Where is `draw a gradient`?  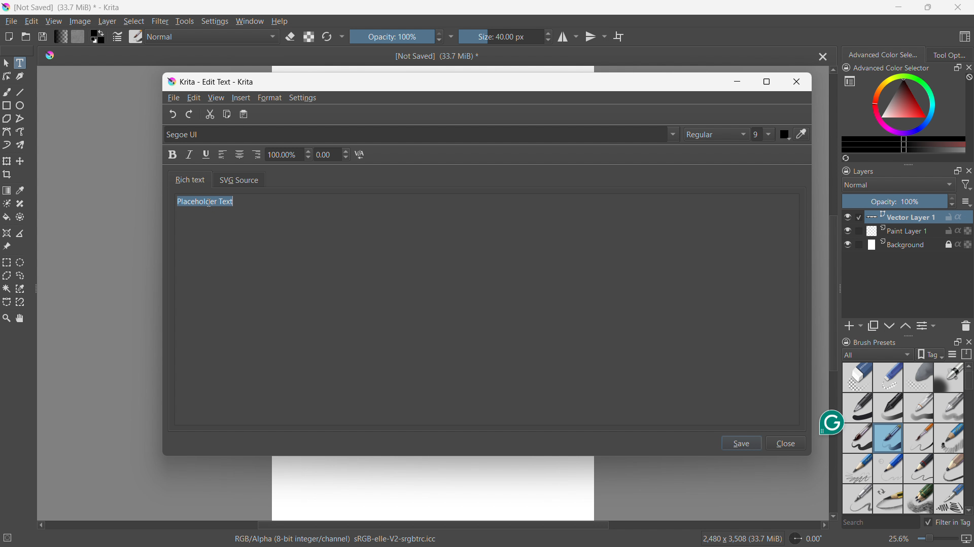 draw a gradient is located at coordinates (7, 190).